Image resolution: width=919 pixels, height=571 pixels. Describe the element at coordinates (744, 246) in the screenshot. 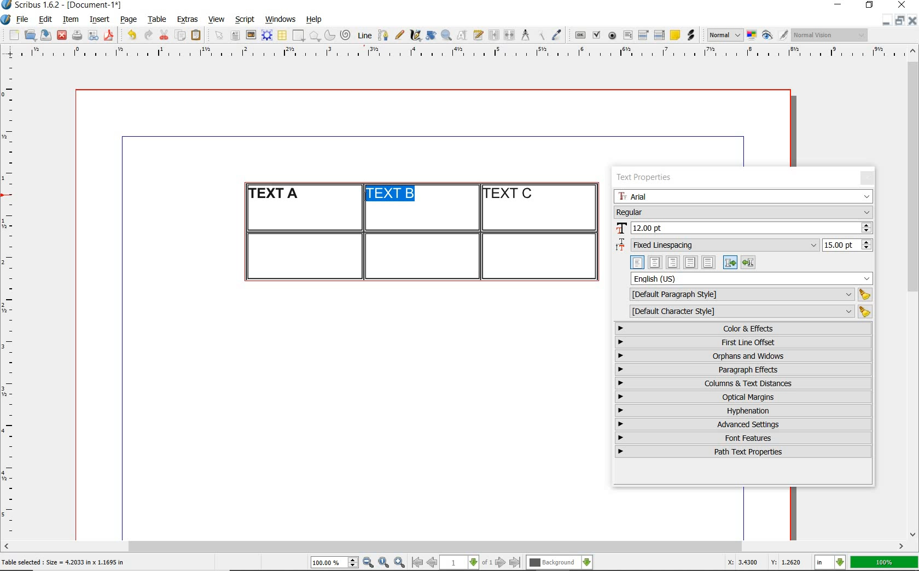

I see `fixed linespacing` at that location.